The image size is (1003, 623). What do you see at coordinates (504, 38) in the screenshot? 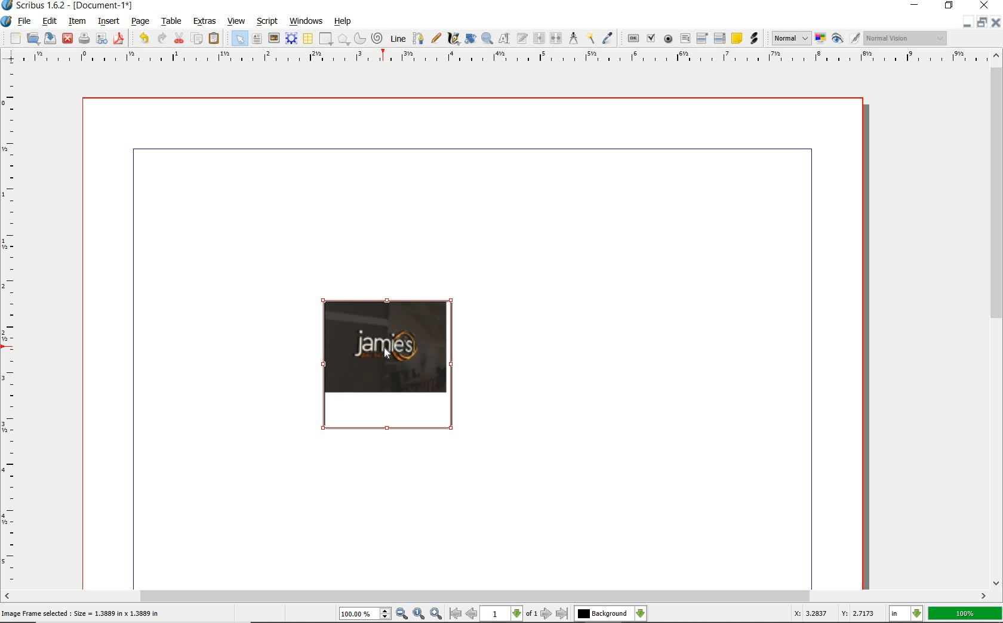
I see `edit contents of frame` at bounding box center [504, 38].